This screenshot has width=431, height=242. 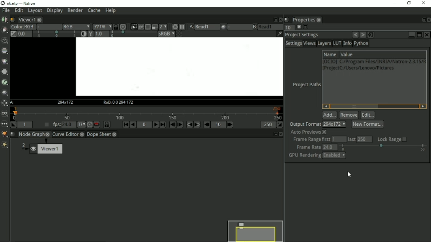 What do you see at coordinates (355, 35) in the screenshot?
I see `Undo` at bounding box center [355, 35].